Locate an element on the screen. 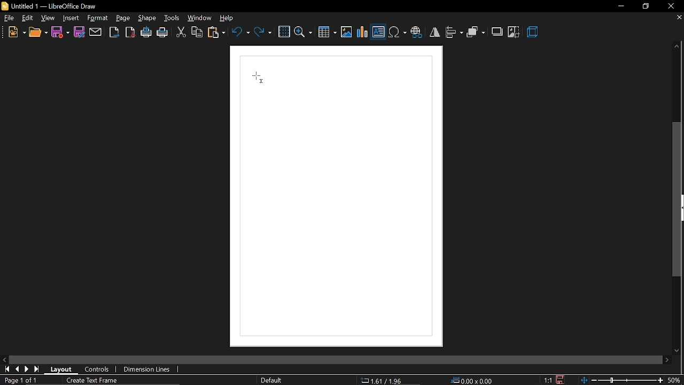 This screenshot has height=385, width=684. save is located at coordinates (60, 32).